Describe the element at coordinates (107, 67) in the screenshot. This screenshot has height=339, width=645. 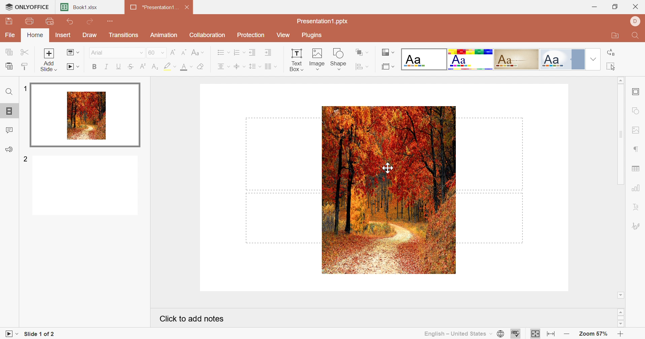
I see `Italic` at that location.